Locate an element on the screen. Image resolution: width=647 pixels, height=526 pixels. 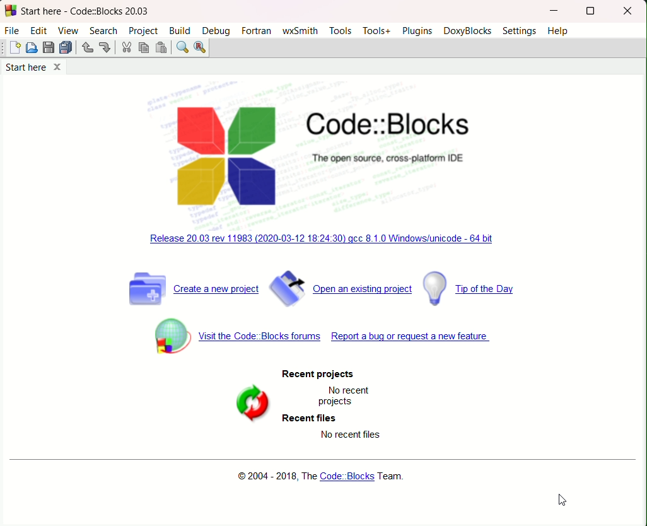
search is located at coordinates (104, 30).